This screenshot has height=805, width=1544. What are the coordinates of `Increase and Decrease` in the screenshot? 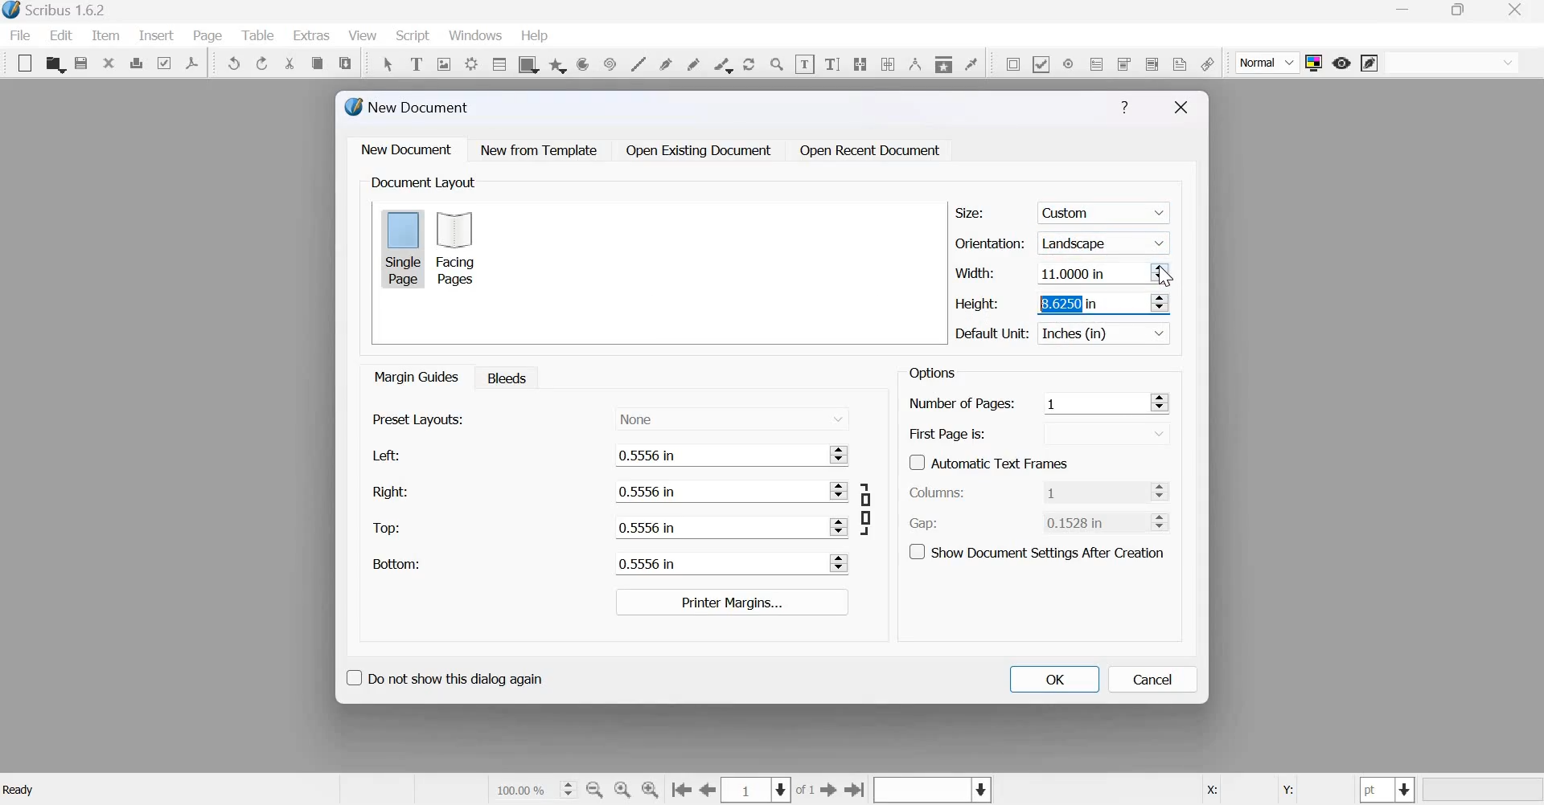 It's located at (840, 526).